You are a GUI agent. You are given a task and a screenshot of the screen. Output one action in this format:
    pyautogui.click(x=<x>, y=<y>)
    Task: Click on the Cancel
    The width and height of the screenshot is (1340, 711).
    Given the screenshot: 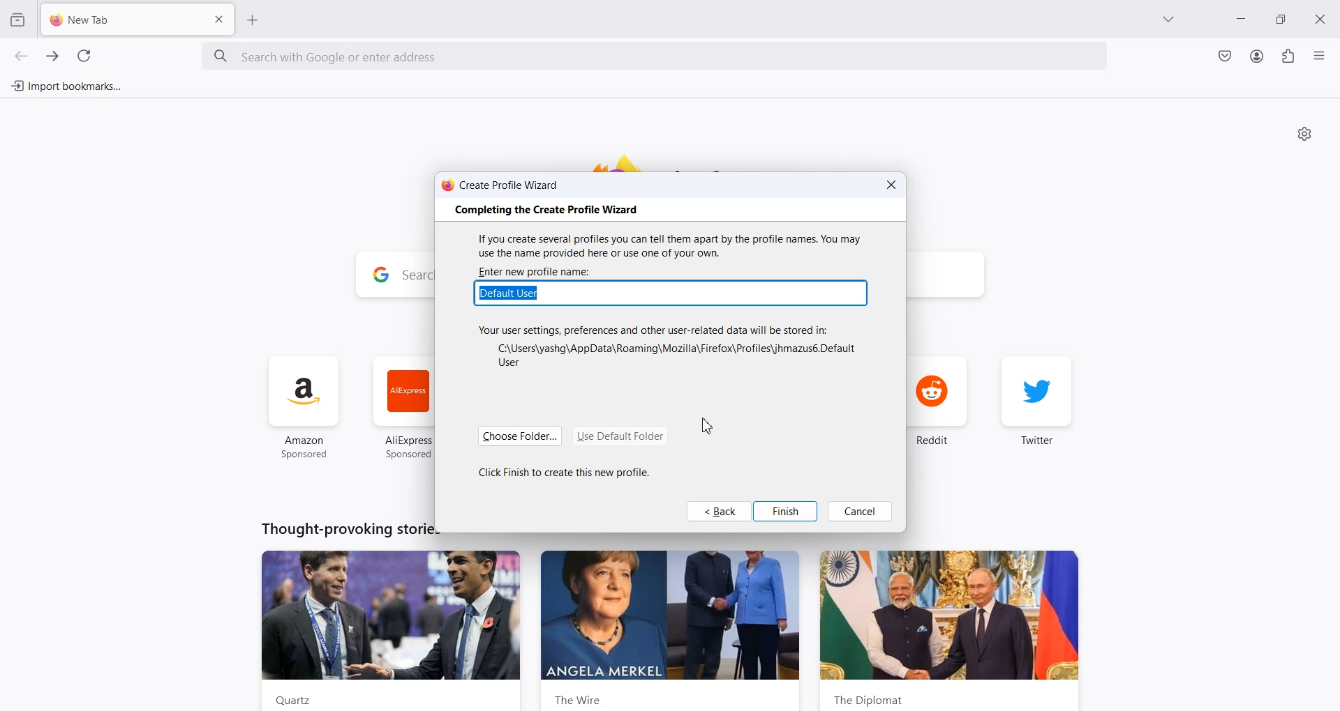 What is the action you would take?
    pyautogui.click(x=860, y=511)
    